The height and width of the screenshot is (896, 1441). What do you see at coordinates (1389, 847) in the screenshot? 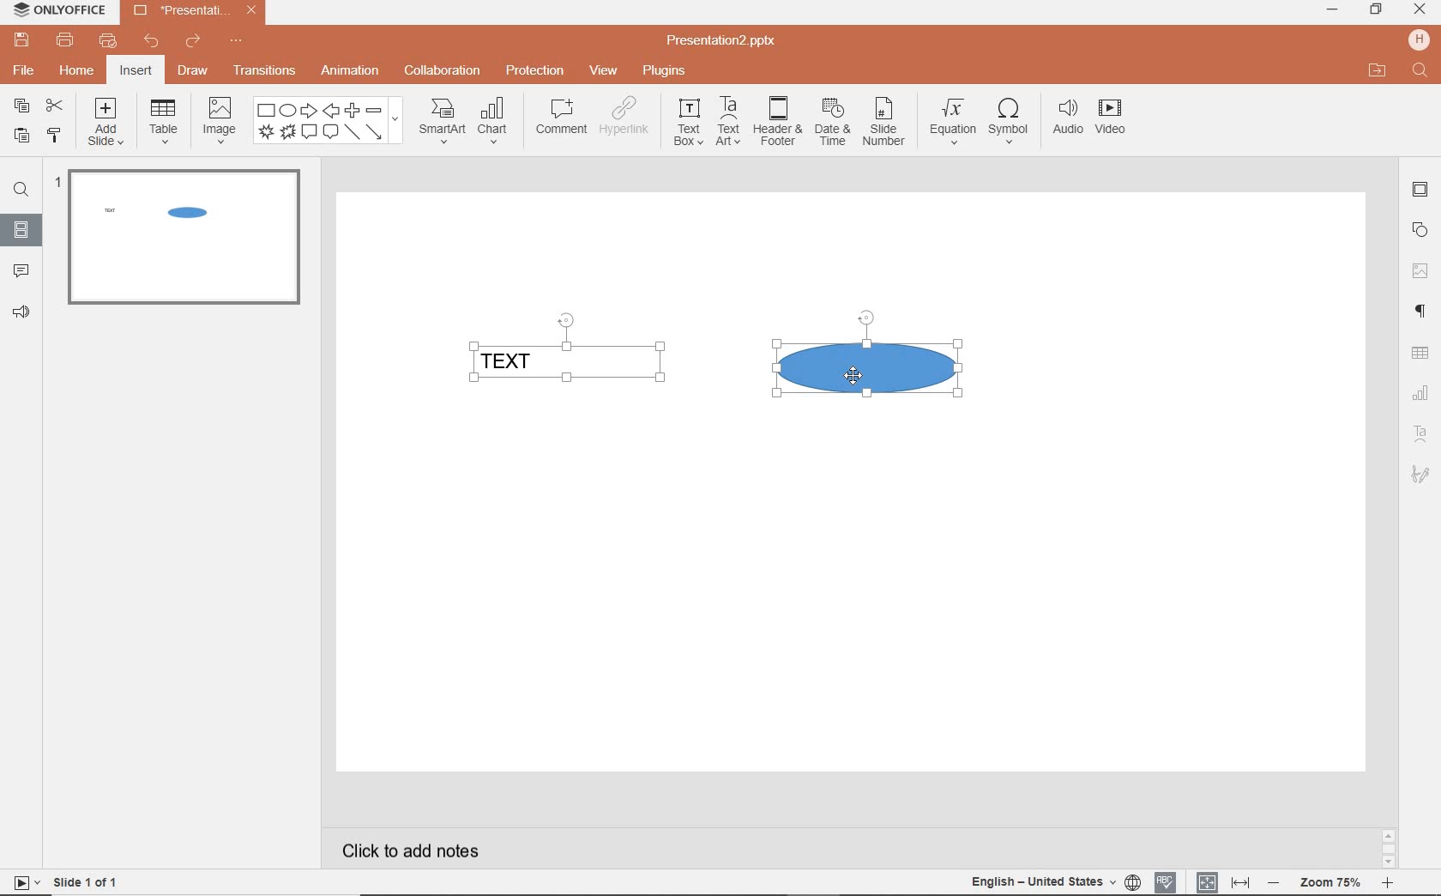
I see `SCROLLBAR` at bounding box center [1389, 847].